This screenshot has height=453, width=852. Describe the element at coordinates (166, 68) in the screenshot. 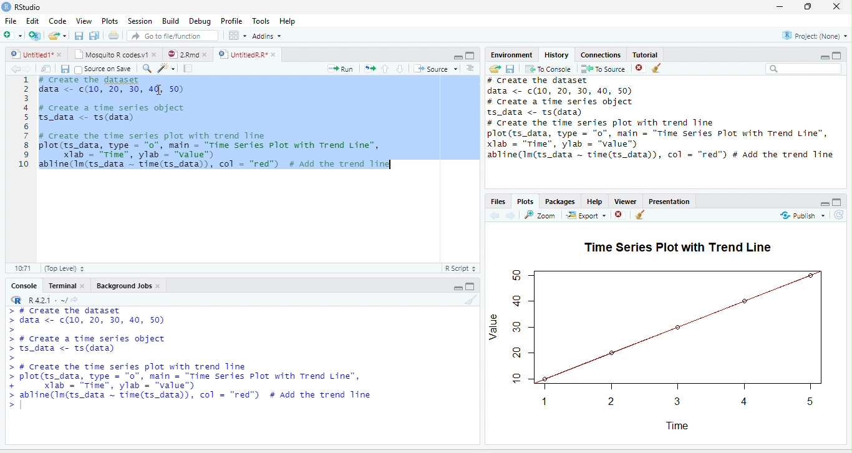

I see `Code tools` at that location.